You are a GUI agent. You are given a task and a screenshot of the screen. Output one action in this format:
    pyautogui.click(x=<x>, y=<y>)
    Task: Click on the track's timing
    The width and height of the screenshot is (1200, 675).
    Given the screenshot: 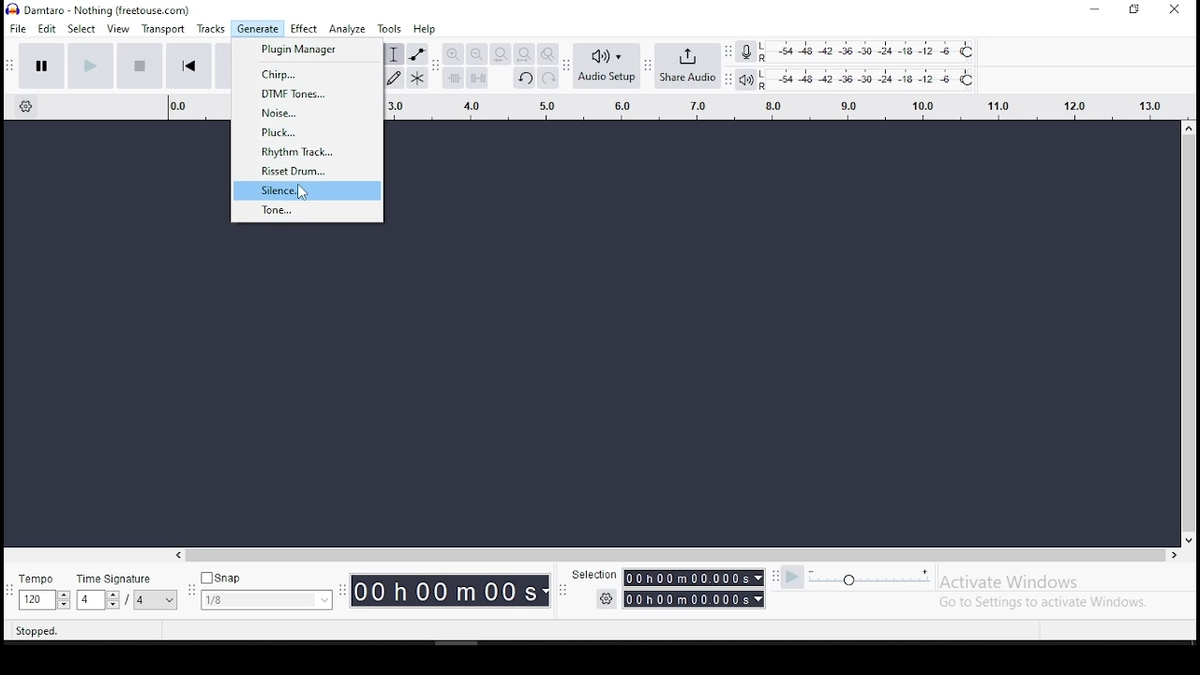 What is the action you would take?
    pyautogui.click(x=202, y=109)
    